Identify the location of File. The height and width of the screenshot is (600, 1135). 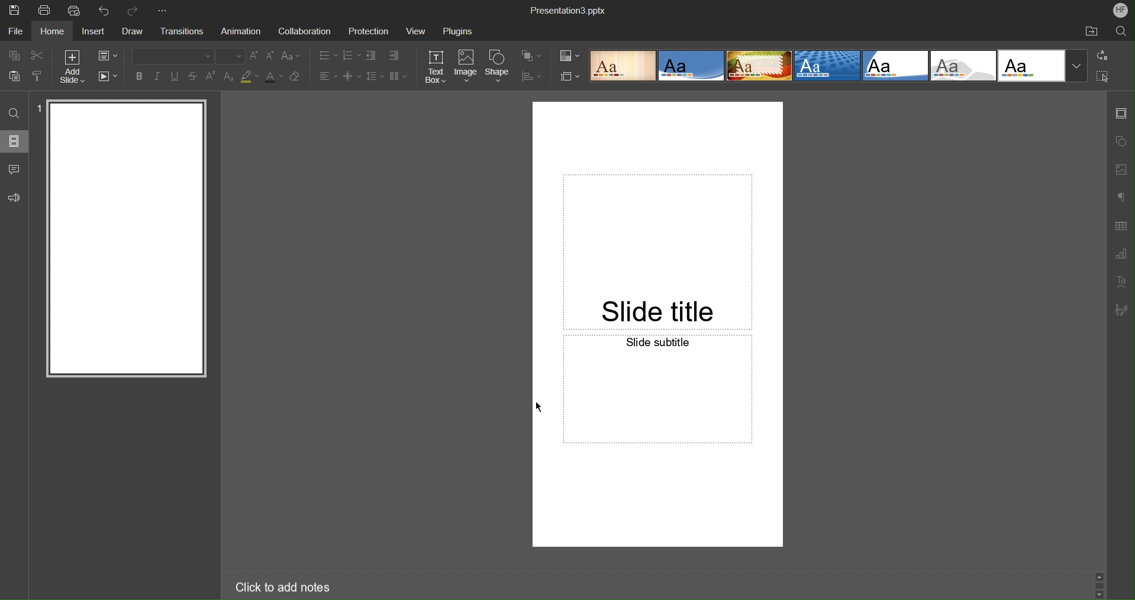
(14, 33).